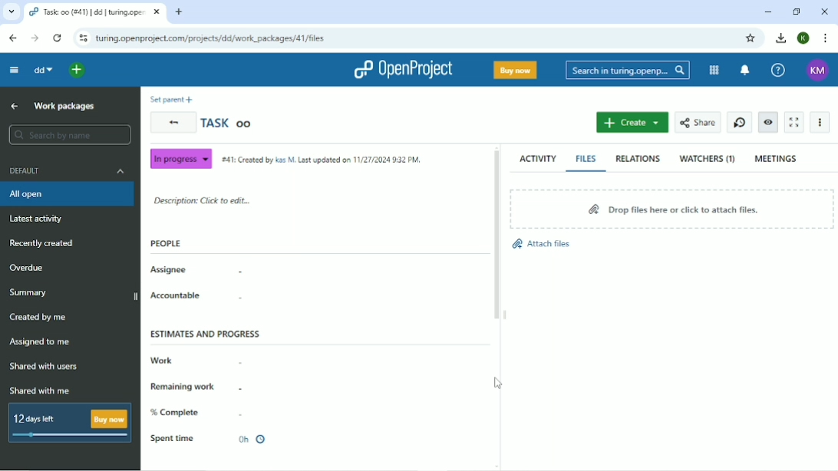 The image size is (838, 471). What do you see at coordinates (746, 70) in the screenshot?
I see `To notification center` at bounding box center [746, 70].